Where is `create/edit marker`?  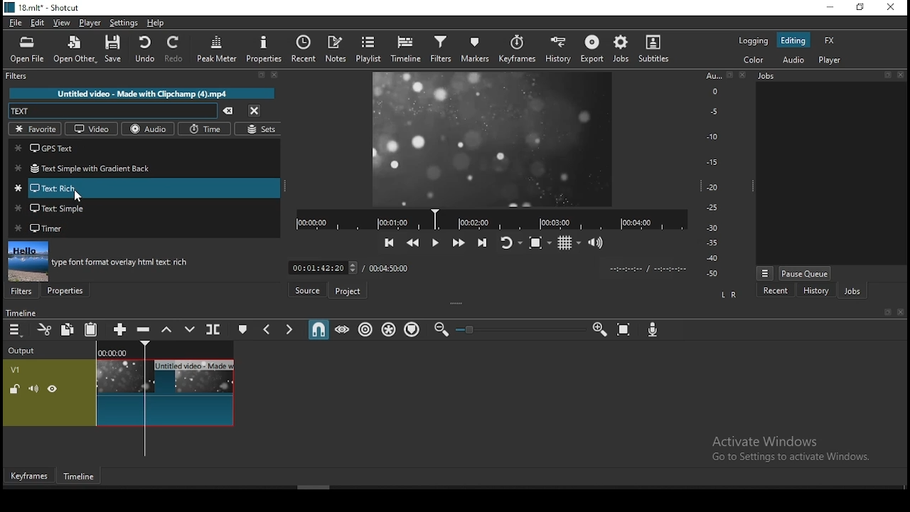
create/edit marker is located at coordinates (241, 329).